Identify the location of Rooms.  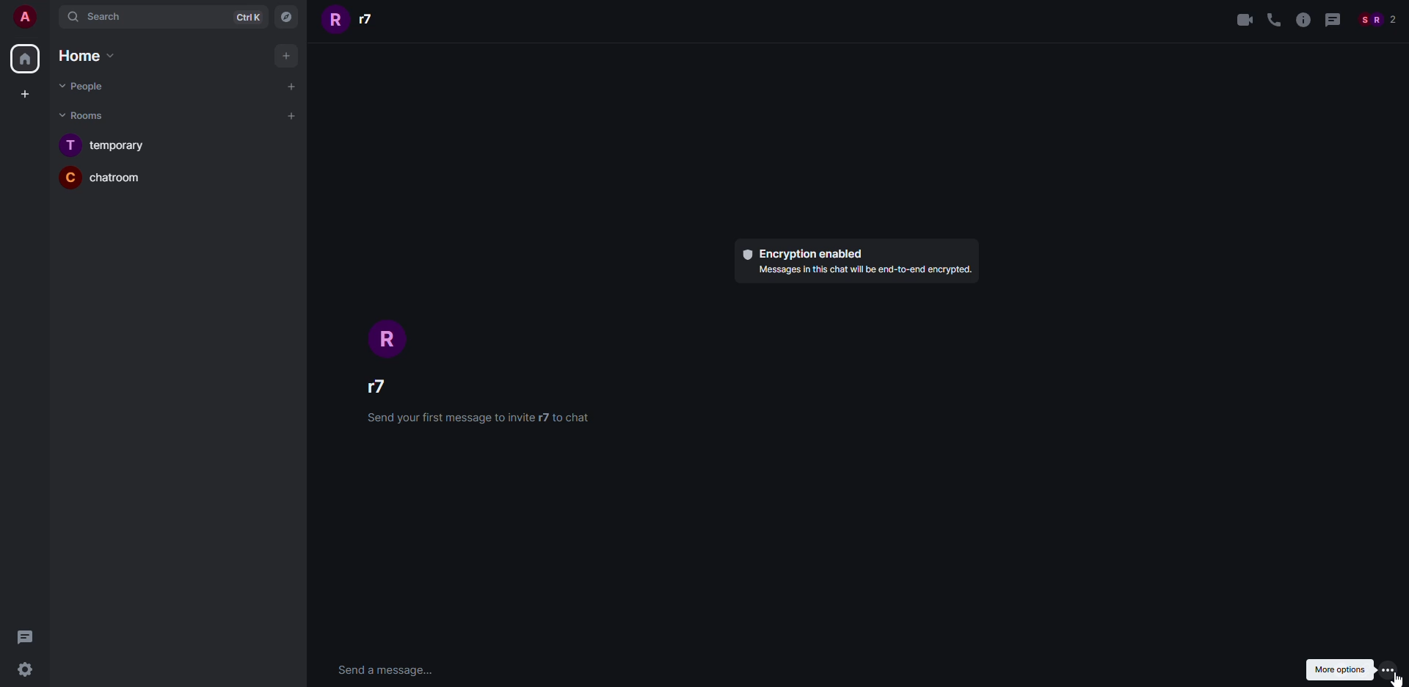
(85, 116).